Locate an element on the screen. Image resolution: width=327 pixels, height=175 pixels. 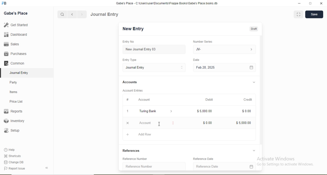
Calendar is located at coordinates (251, 167).